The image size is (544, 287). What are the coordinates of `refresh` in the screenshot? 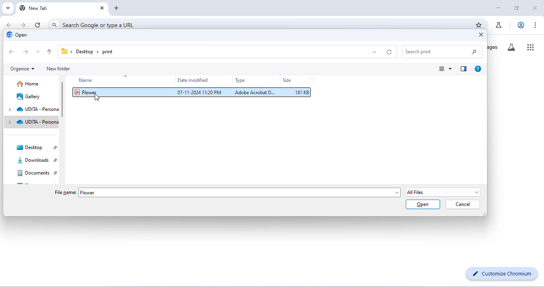 It's located at (390, 52).